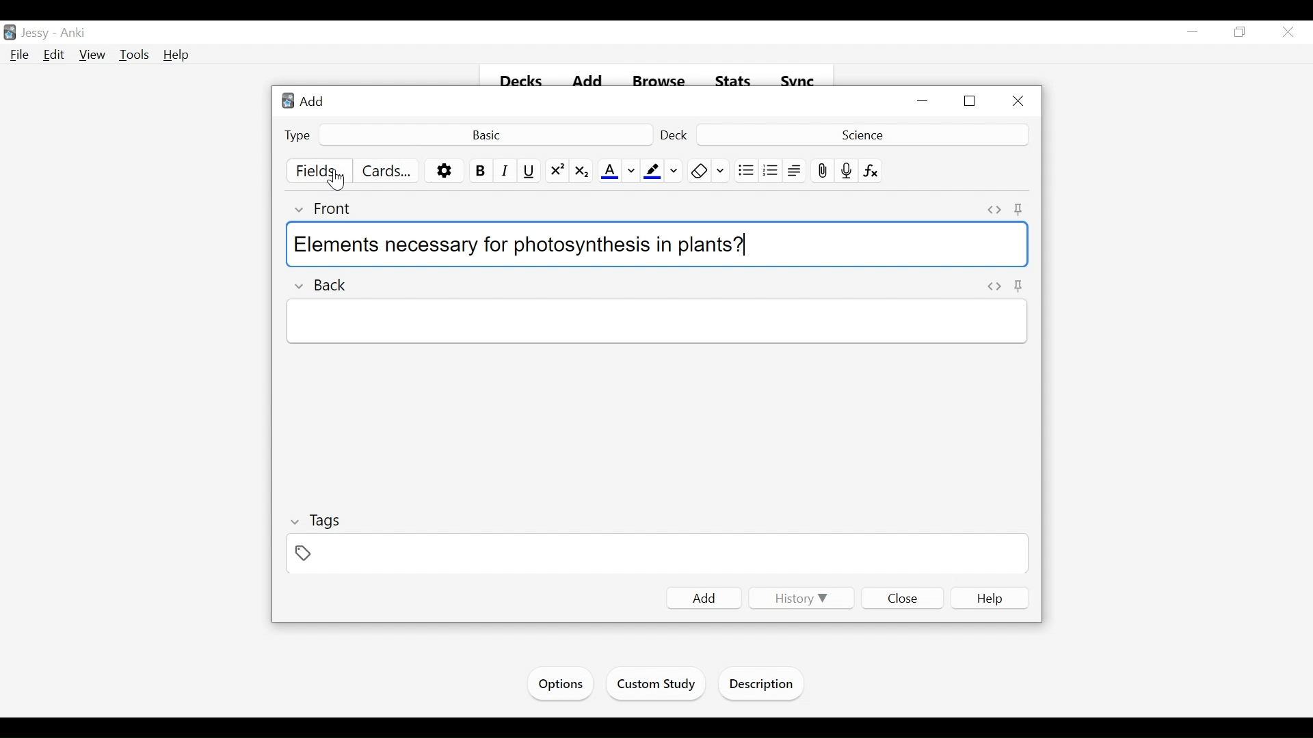 The image size is (1313, 738). What do you see at coordinates (20, 55) in the screenshot?
I see `File` at bounding box center [20, 55].